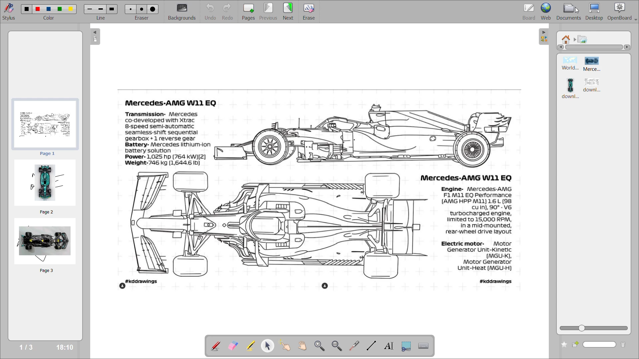 This screenshot has width=639, height=359. What do you see at coordinates (63, 348) in the screenshot?
I see `18:10` at bounding box center [63, 348].